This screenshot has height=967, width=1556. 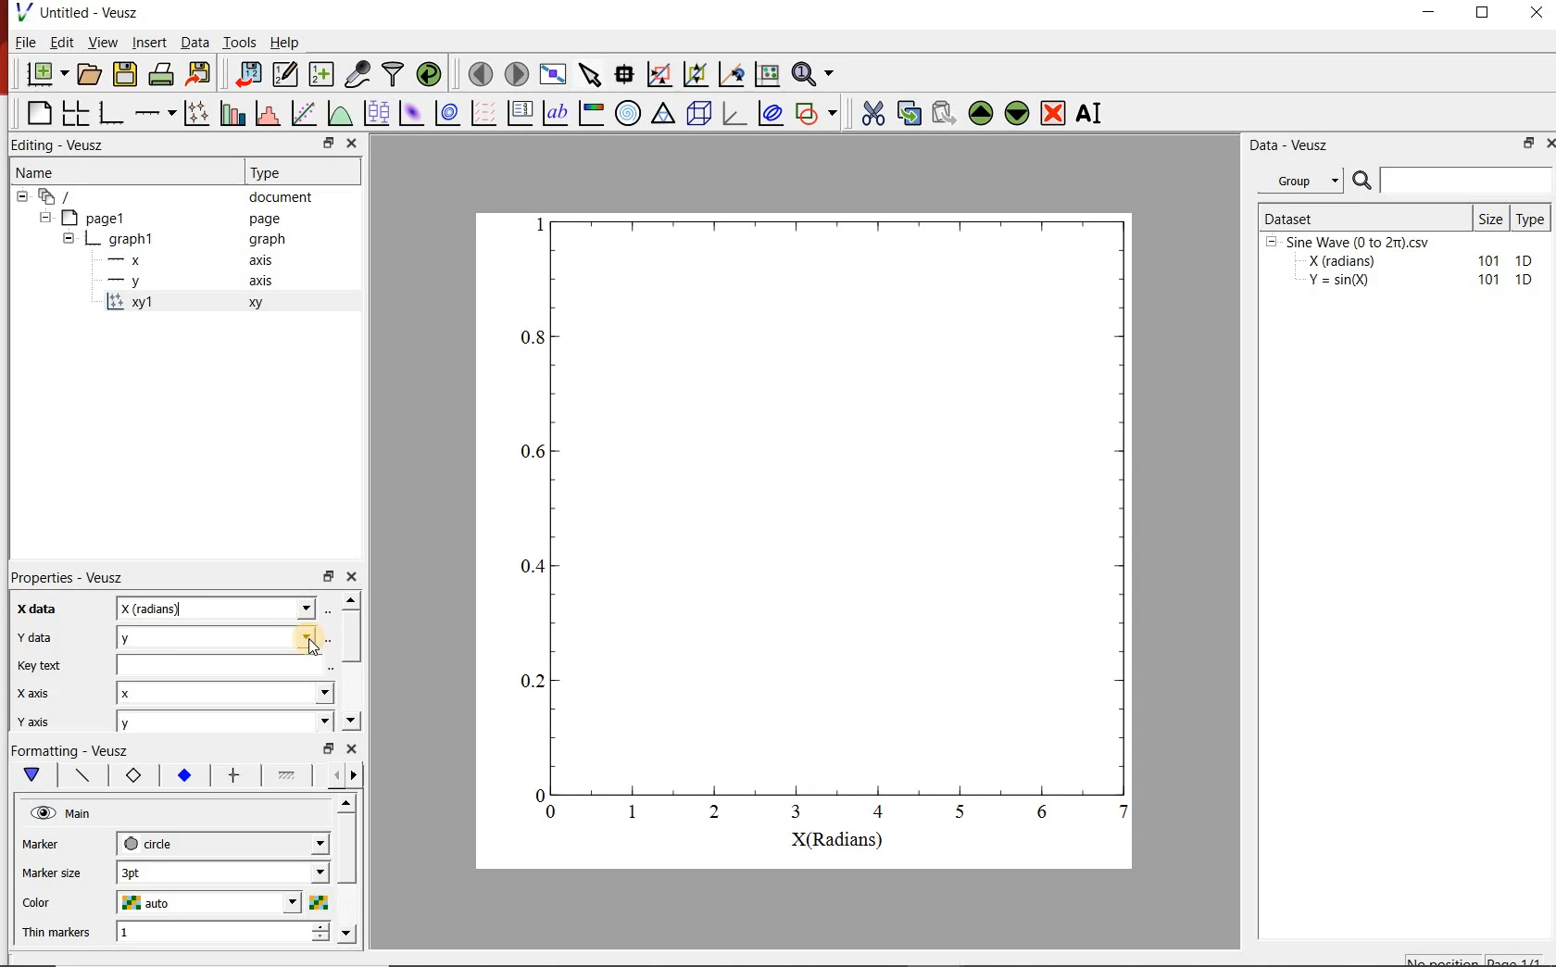 What do you see at coordinates (23, 11) in the screenshot?
I see `Logo` at bounding box center [23, 11].